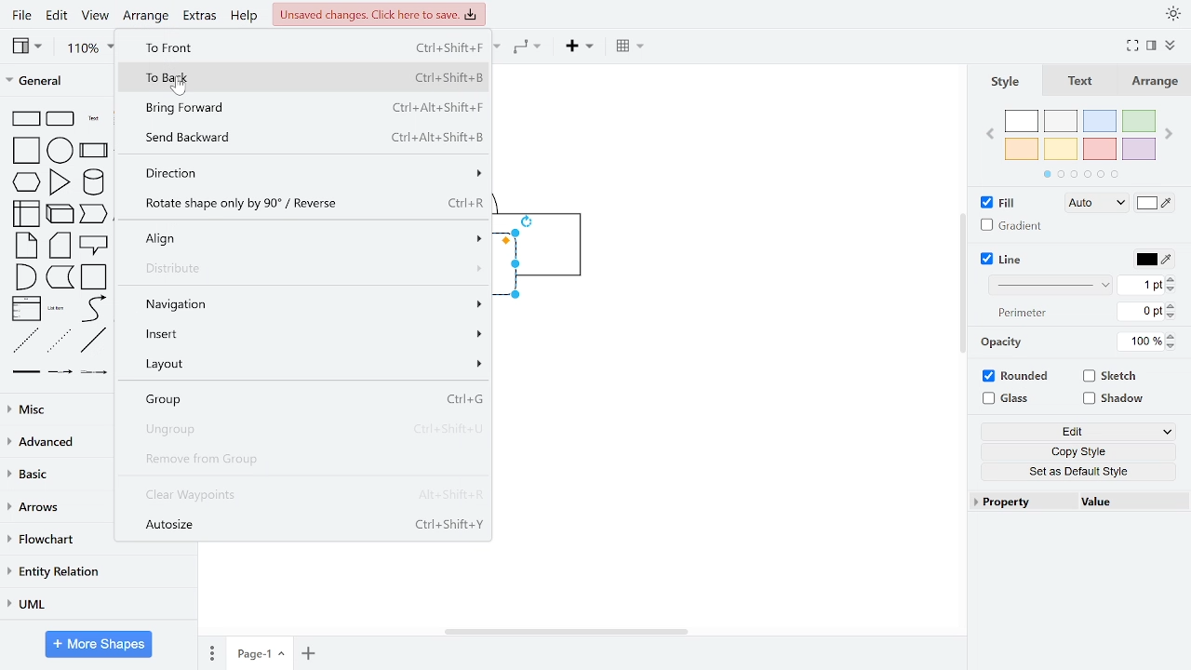  Describe the element at coordinates (95, 341) in the screenshot. I see `line` at that location.